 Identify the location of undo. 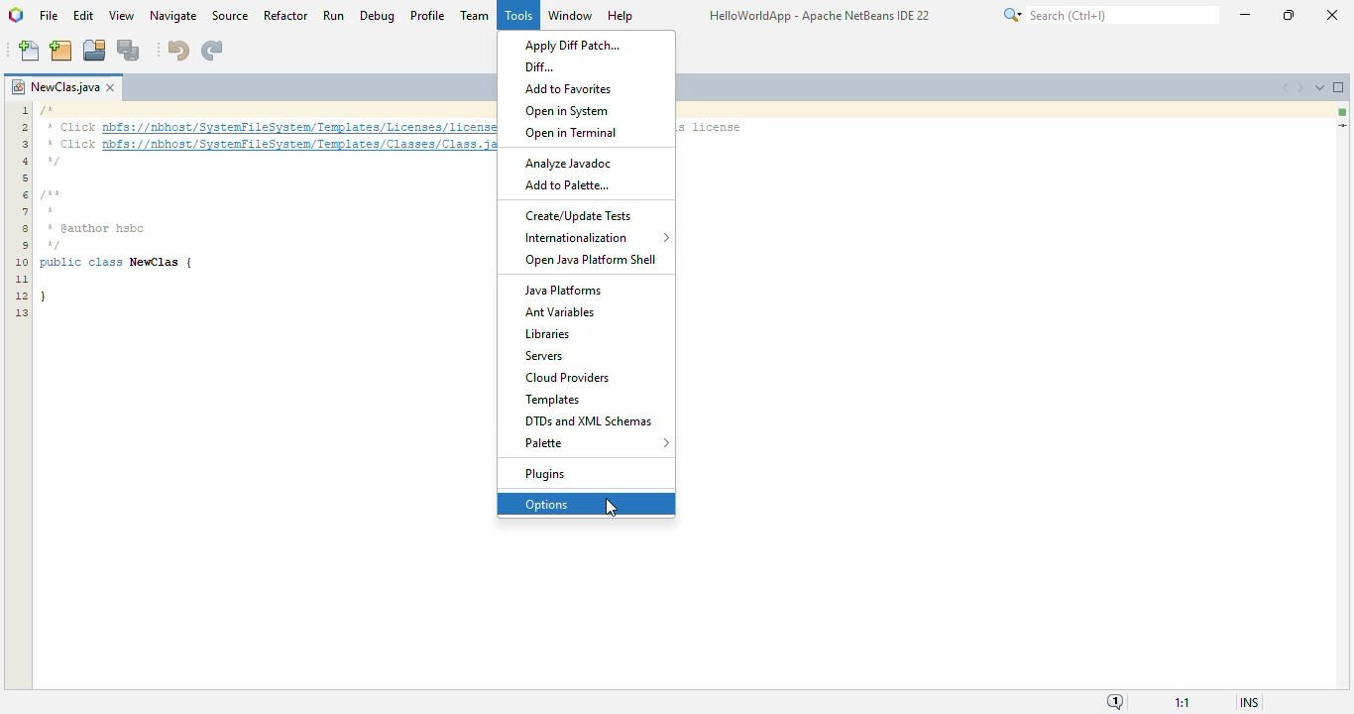
(178, 51).